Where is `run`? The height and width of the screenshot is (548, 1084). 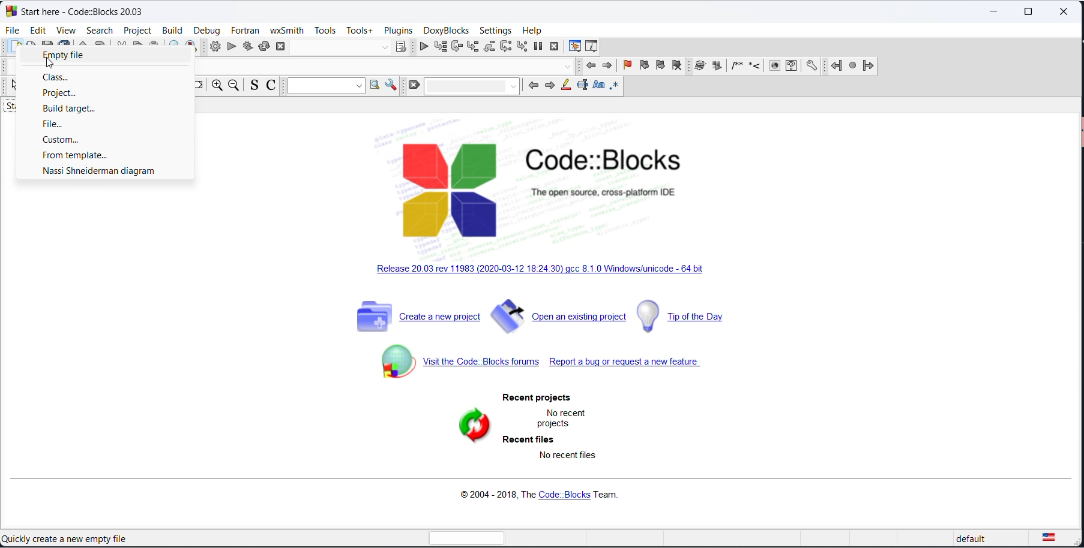 run is located at coordinates (230, 46).